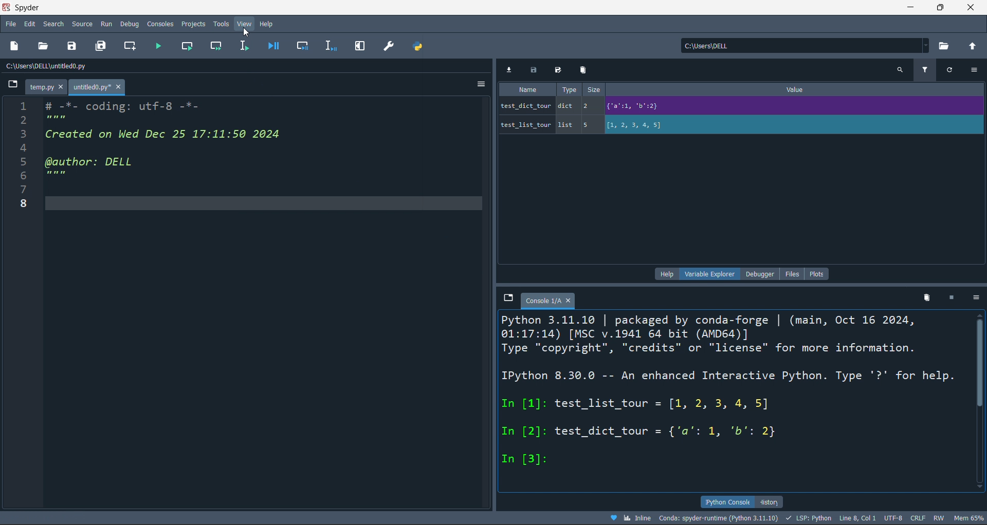  Describe the element at coordinates (508, 301) in the screenshot. I see `browse tabs` at that location.